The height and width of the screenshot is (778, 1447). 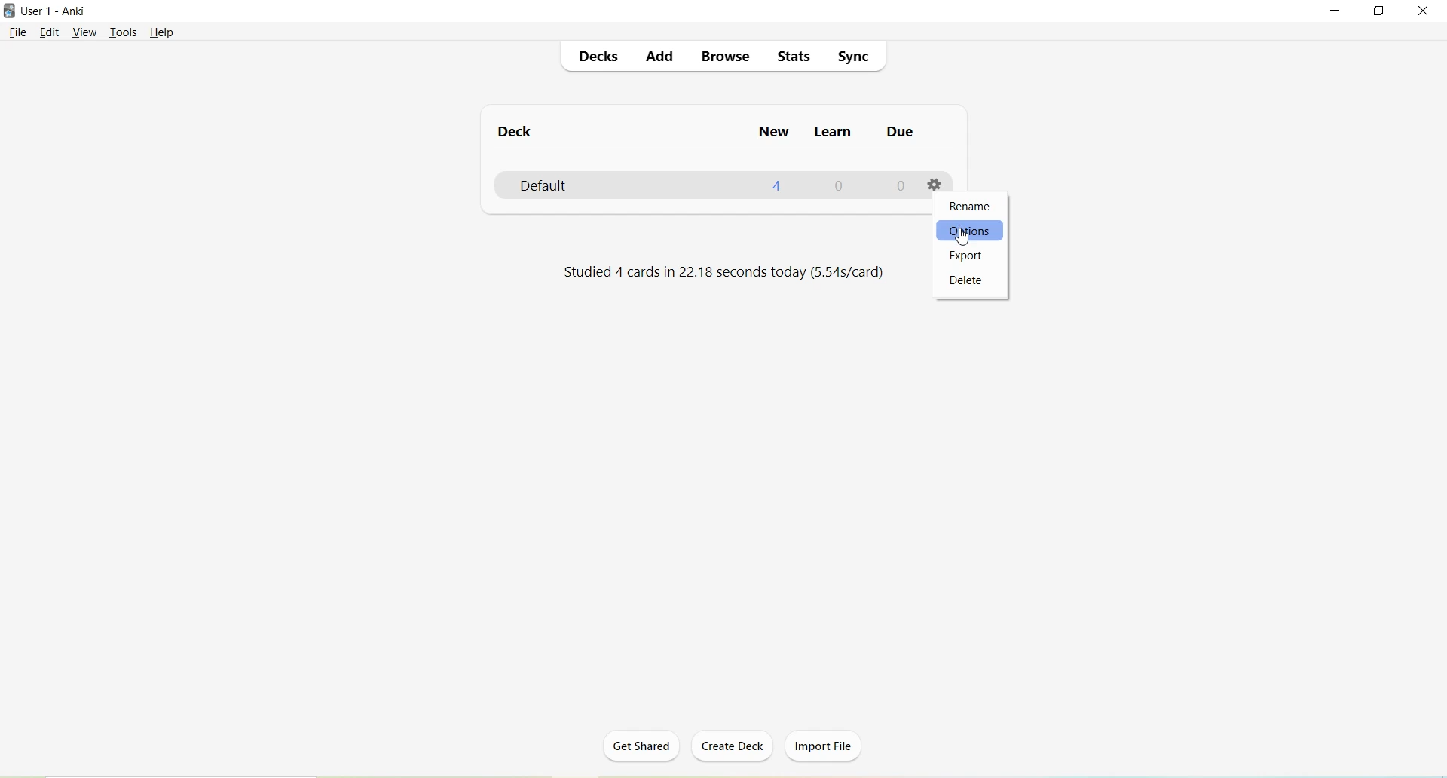 What do you see at coordinates (831, 132) in the screenshot?
I see `Learn` at bounding box center [831, 132].